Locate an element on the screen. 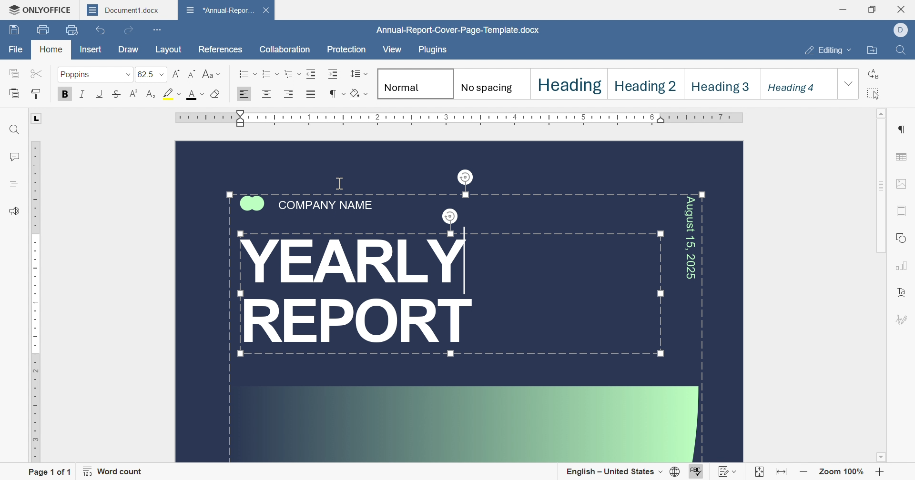 This screenshot has width=915, height=480. font is located at coordinates (196, 94).